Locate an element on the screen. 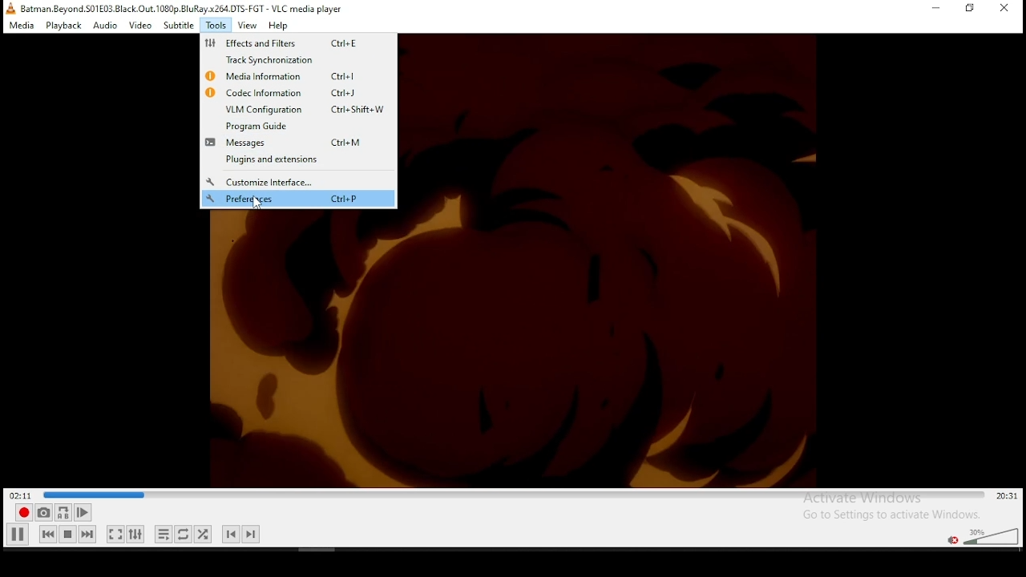  take a snapshot is located at coordinates (43, 512).